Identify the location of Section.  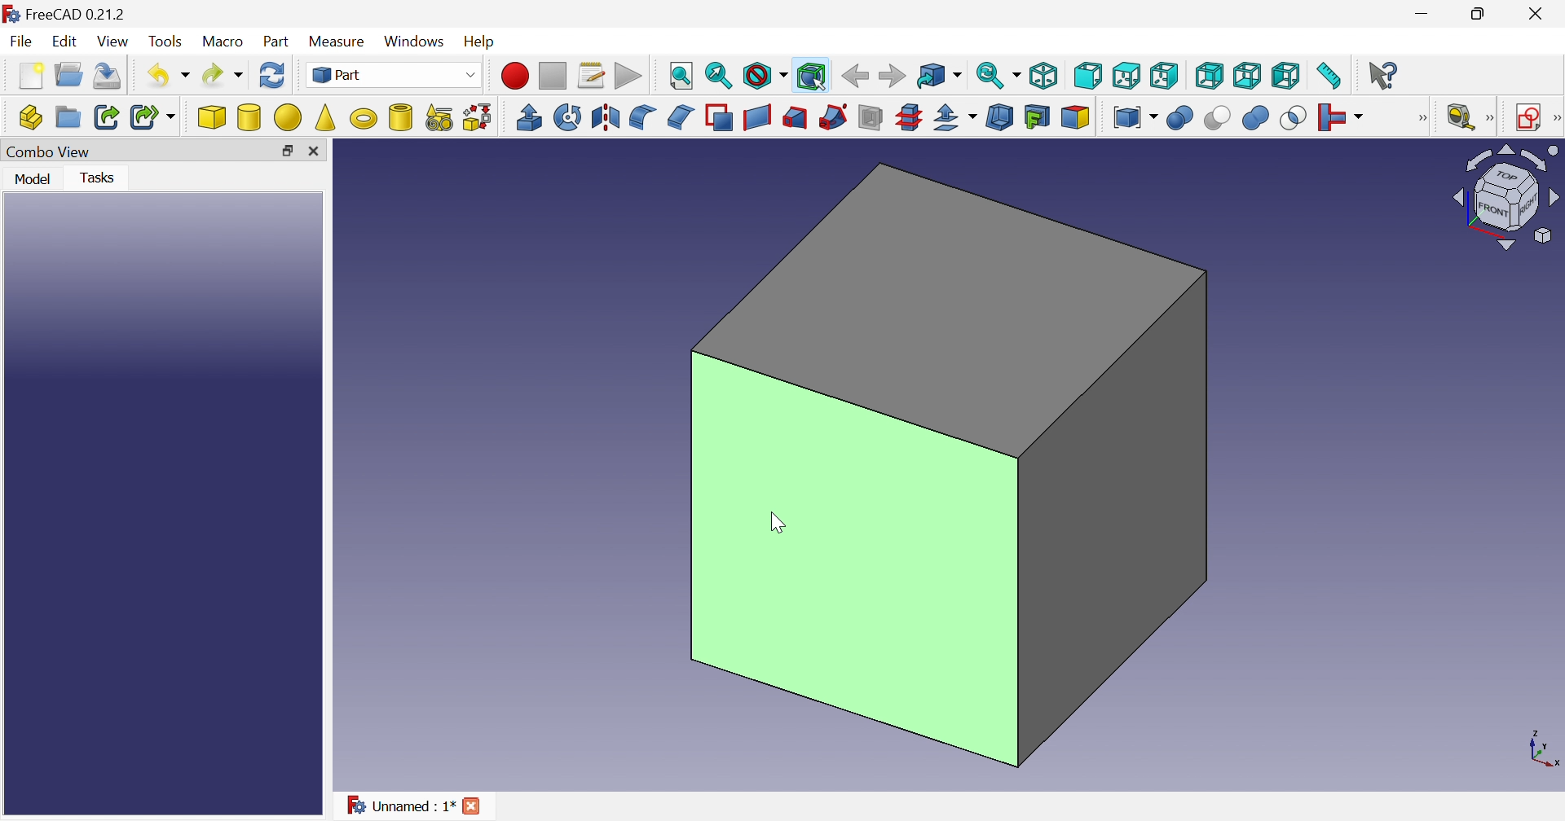
(871, 116).